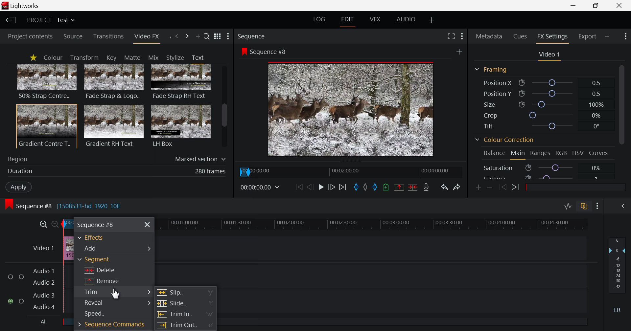 The width and height of the screenshot is (631, 331). Describe the element at coordinates (43, 270) in the screenshot. I see `audio 1` at that location.